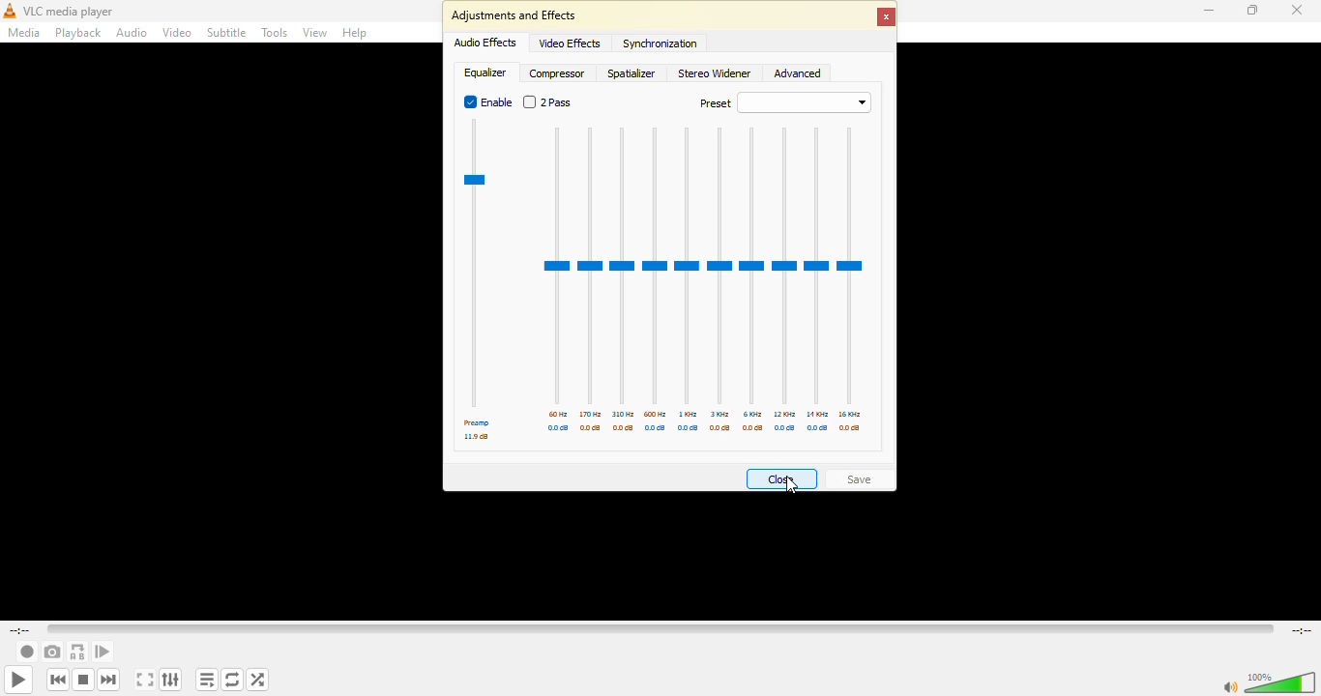  Describe the element at coordinates (1207, 11) in the screenshot. I see `minimize` at that location.